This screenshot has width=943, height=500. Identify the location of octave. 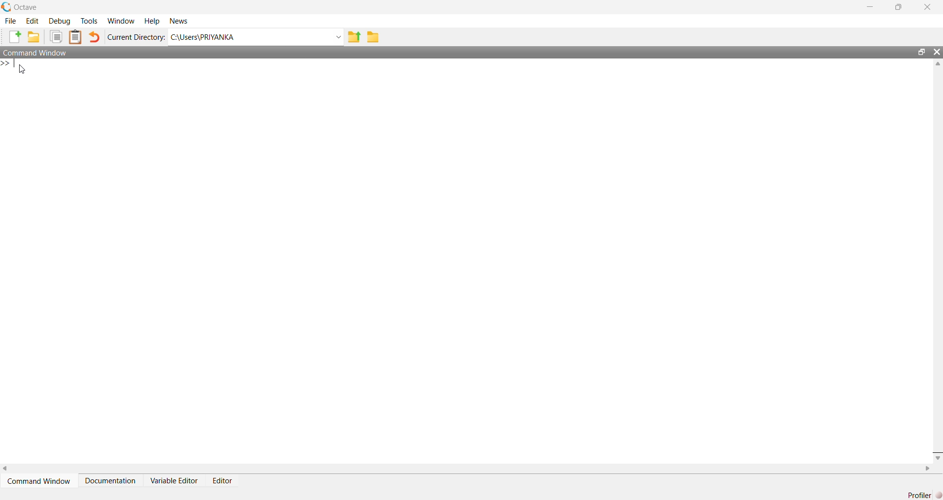
(28, 7).